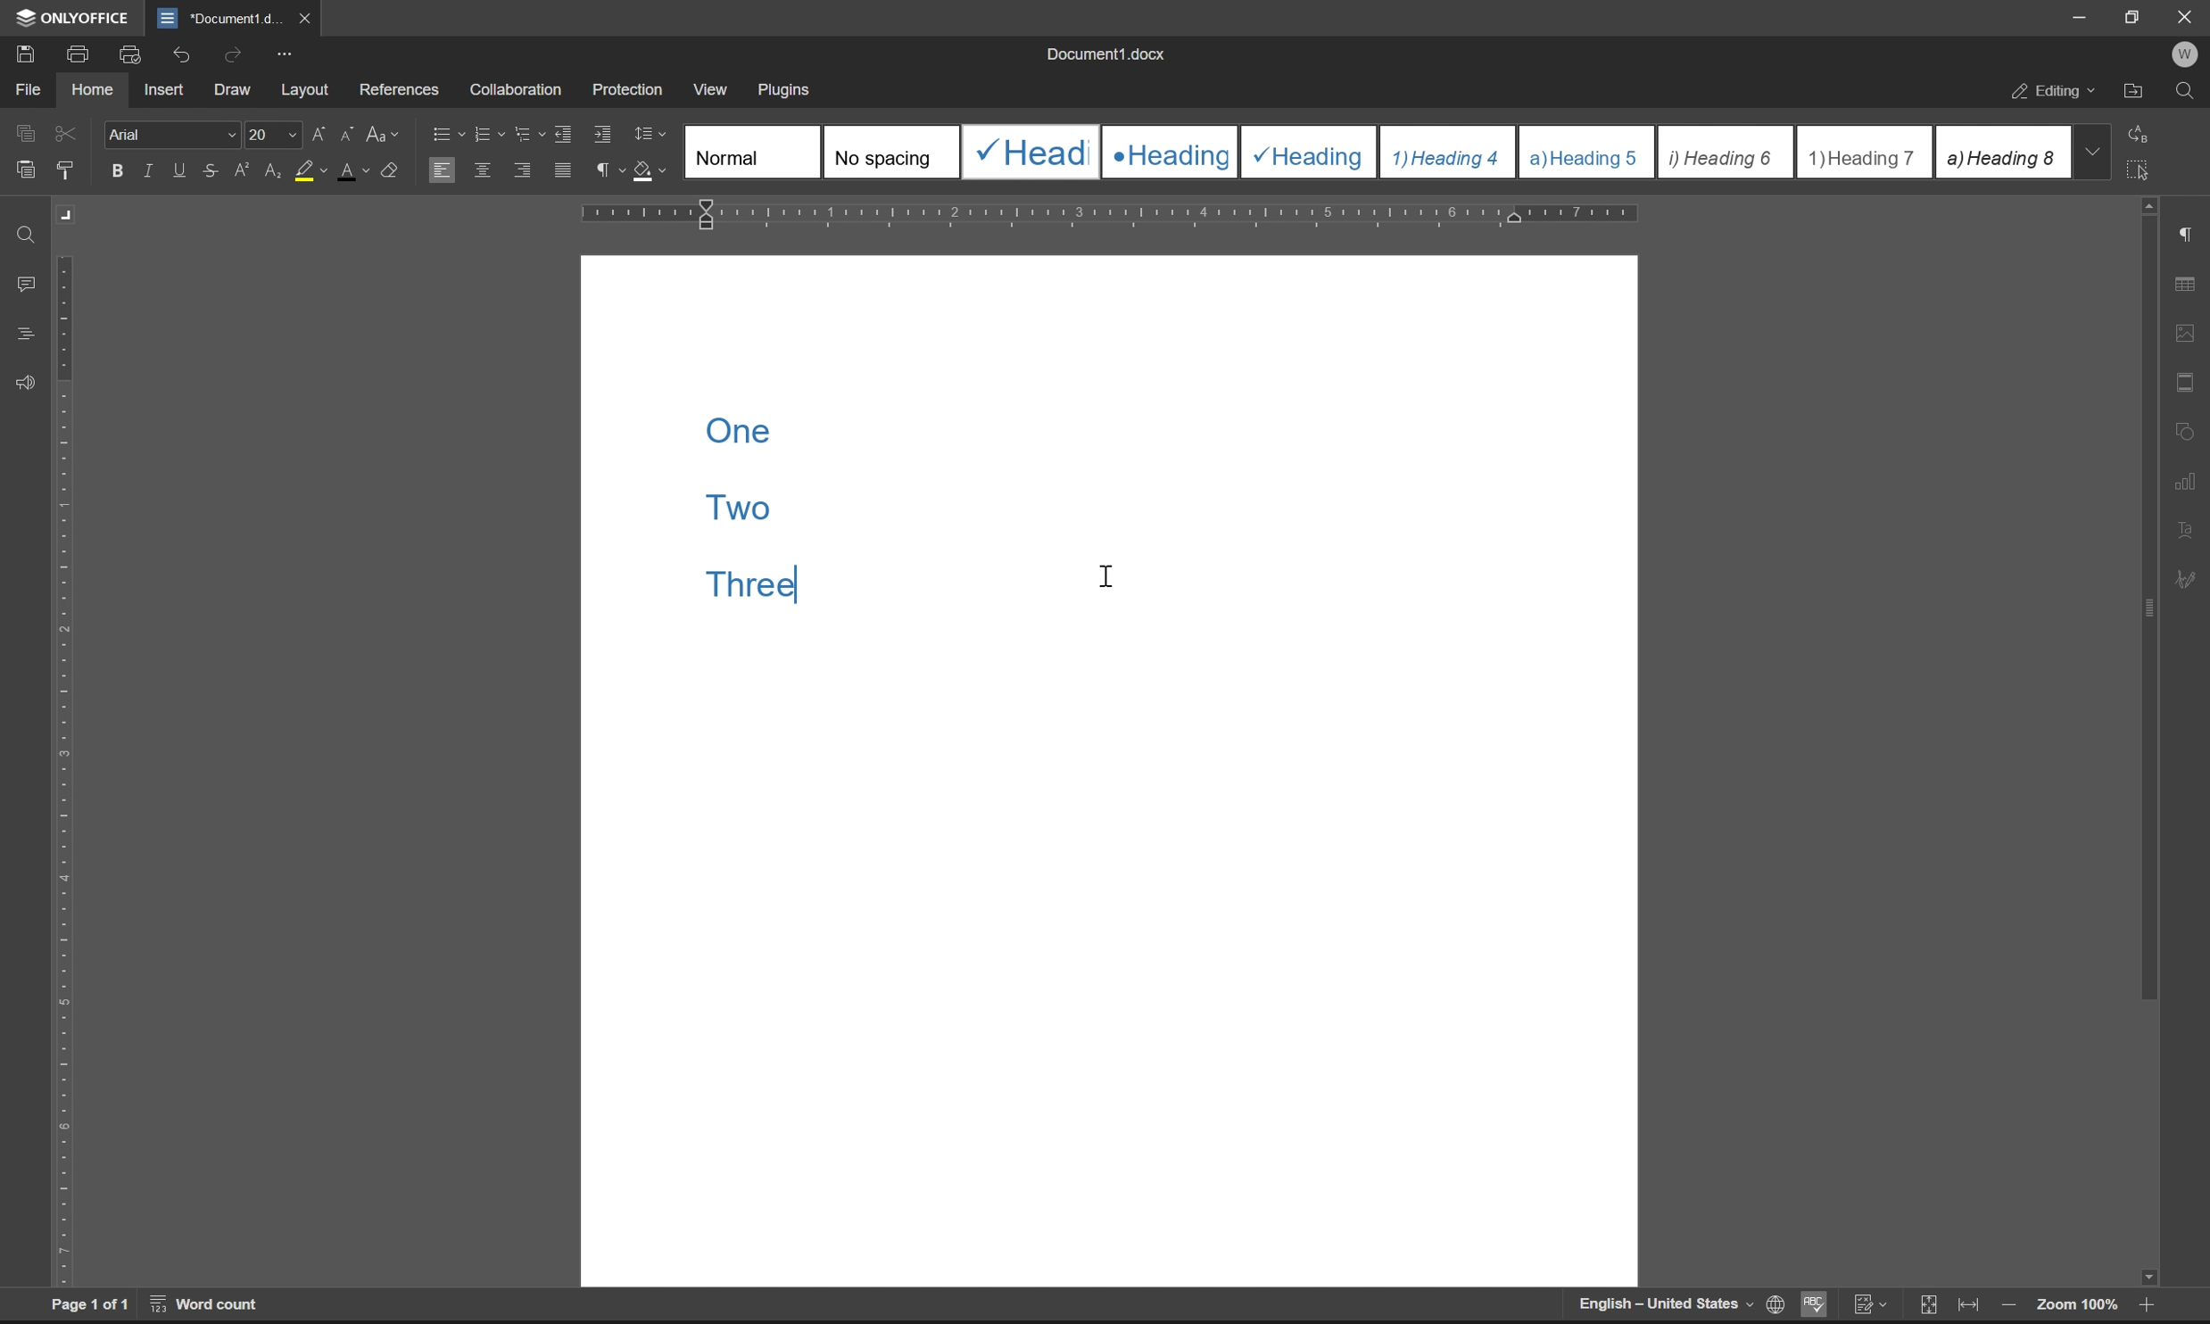 This screenshot has width=2210, height=1324. I want to click on image settings, so click(2184, 328).